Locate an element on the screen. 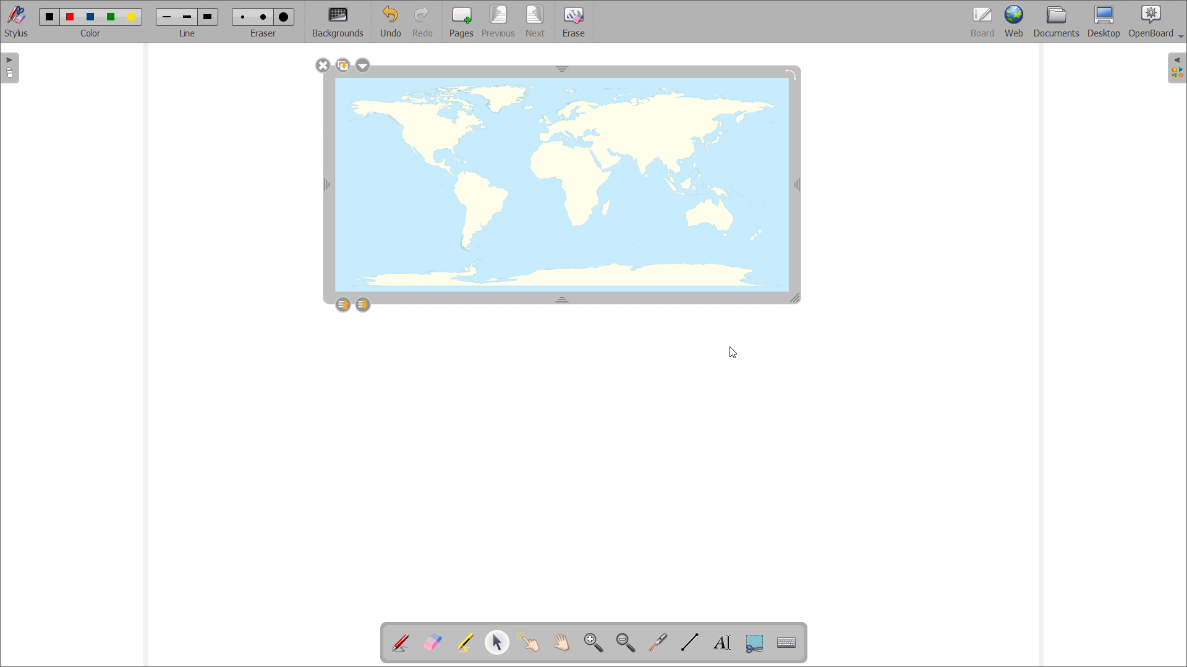 This screenshot has width=1187, height=667. resize is located at coordinates (798, 184).